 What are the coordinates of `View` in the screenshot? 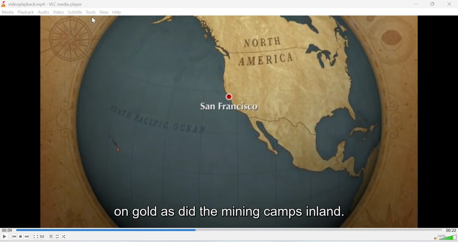 It's located at (104, 13).